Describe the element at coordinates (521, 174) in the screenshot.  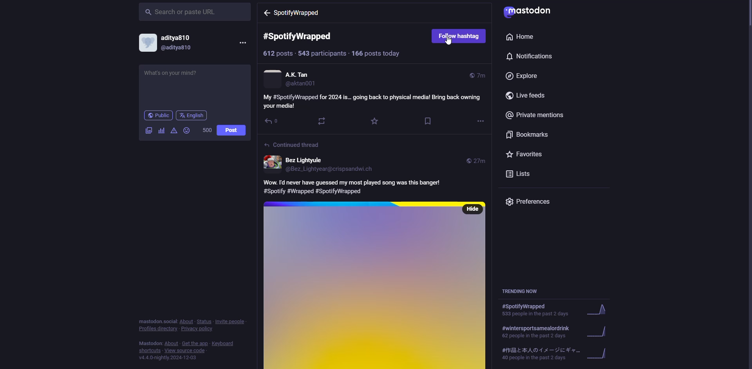
I see `lists` at that location.